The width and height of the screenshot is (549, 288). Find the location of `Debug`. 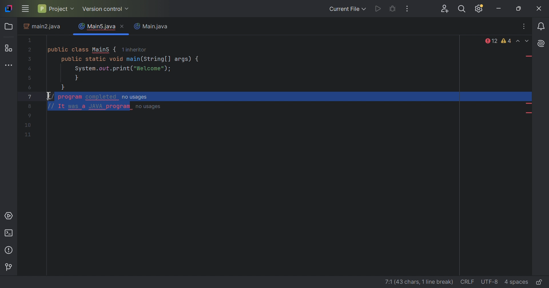

Debug is located at coordinates (393, 9).